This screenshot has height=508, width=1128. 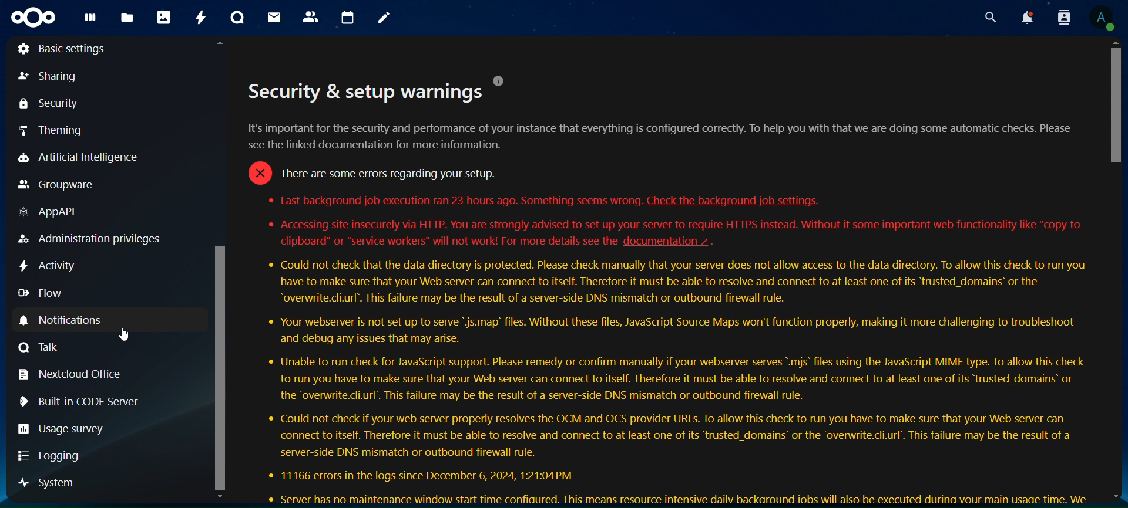 What do you see at coordinates (276, 16) in the screenshot?
I see `mail` at bounding box center [276, 16].